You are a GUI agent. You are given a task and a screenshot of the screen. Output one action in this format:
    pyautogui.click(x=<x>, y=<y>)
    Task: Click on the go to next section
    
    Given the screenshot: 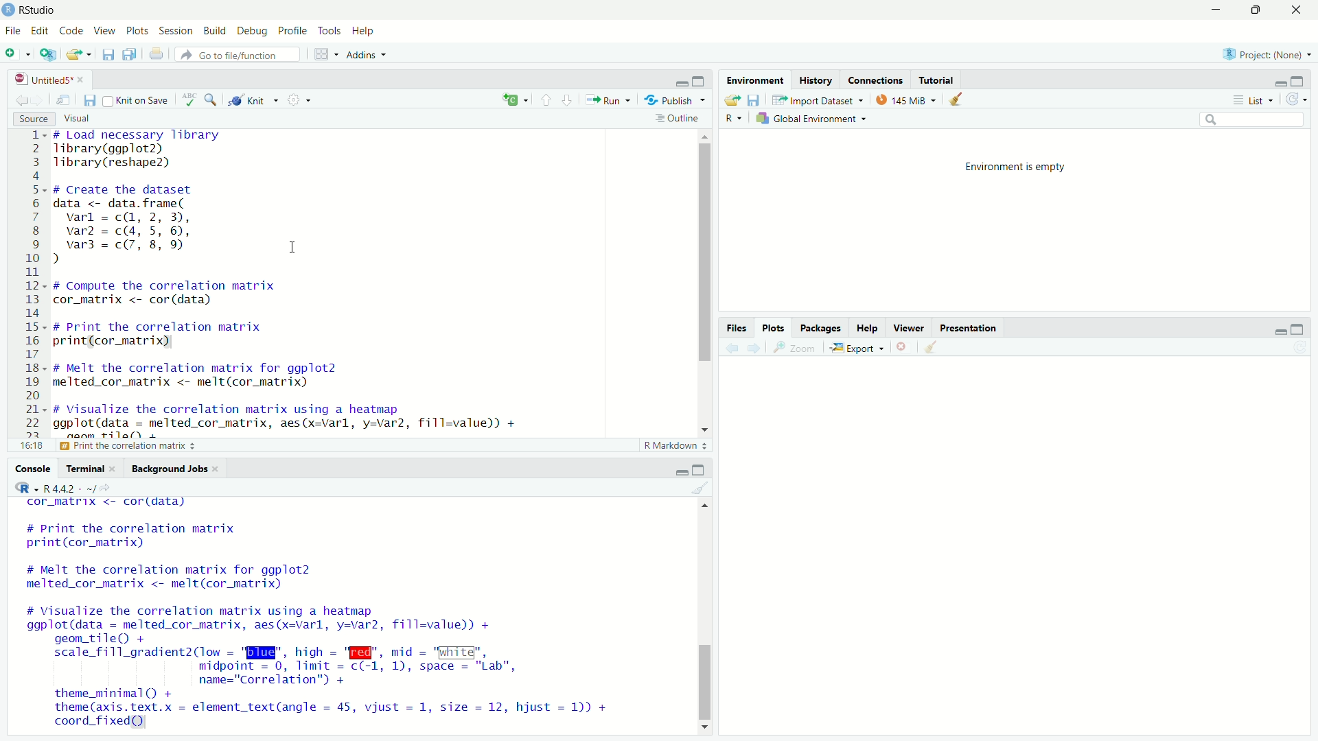 What is the action you would take?
    pyautogui.click(x=567, y=99)
    